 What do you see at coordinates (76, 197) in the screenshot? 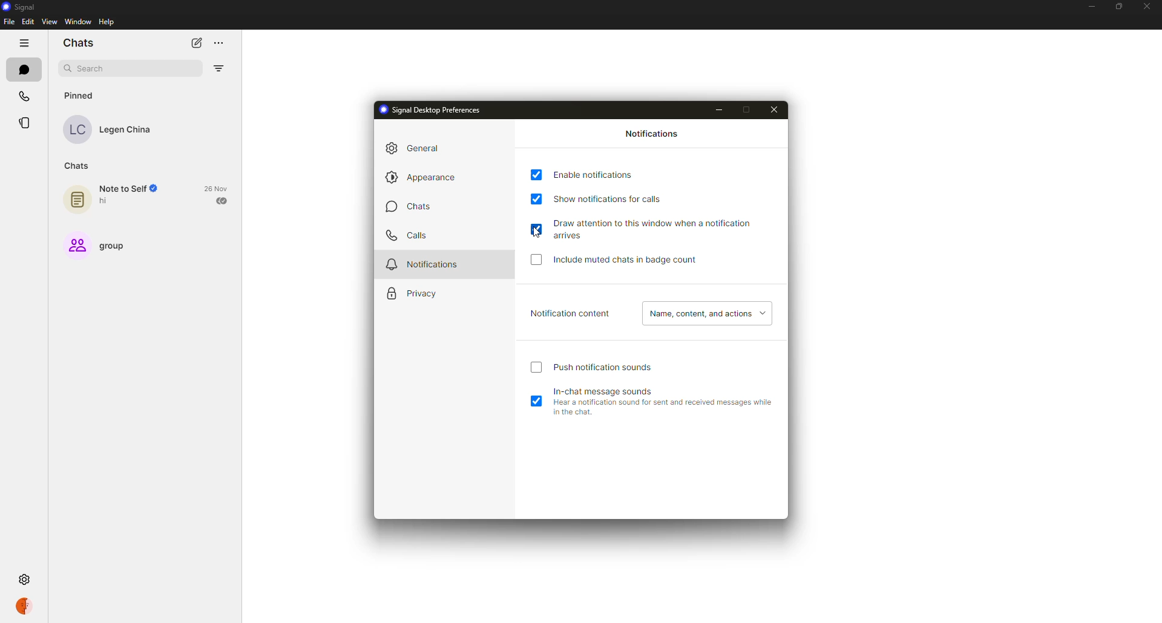
I see `Note icon` at bounding box center [76, 197].